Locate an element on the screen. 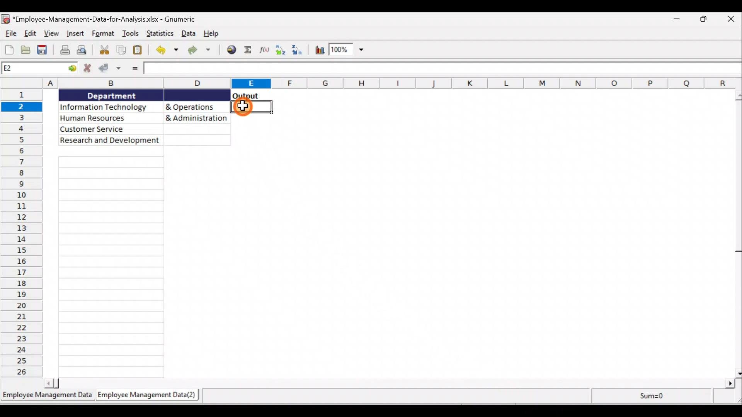 Image resolution: width=742 pixels, height=417 pixels. Cancel change is located at coordinates (87, 69).